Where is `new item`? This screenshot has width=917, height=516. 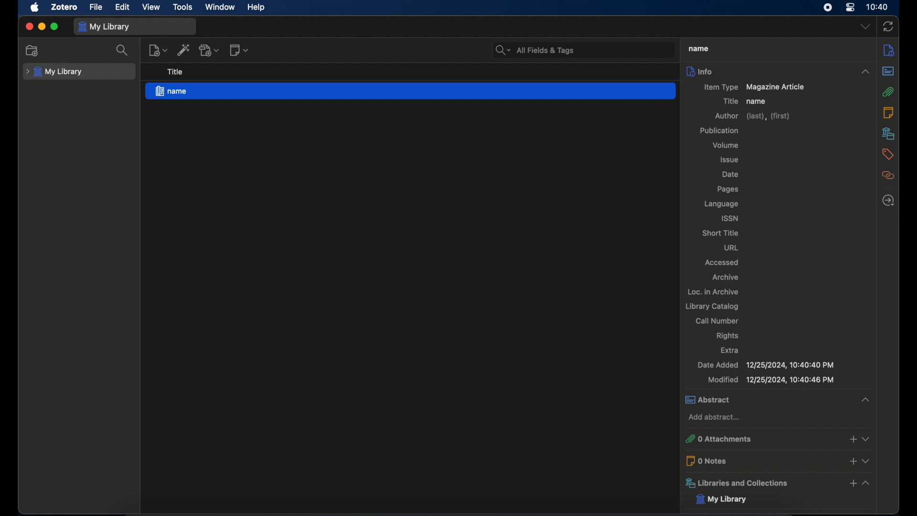
new item is located at coordinates (158, 50).